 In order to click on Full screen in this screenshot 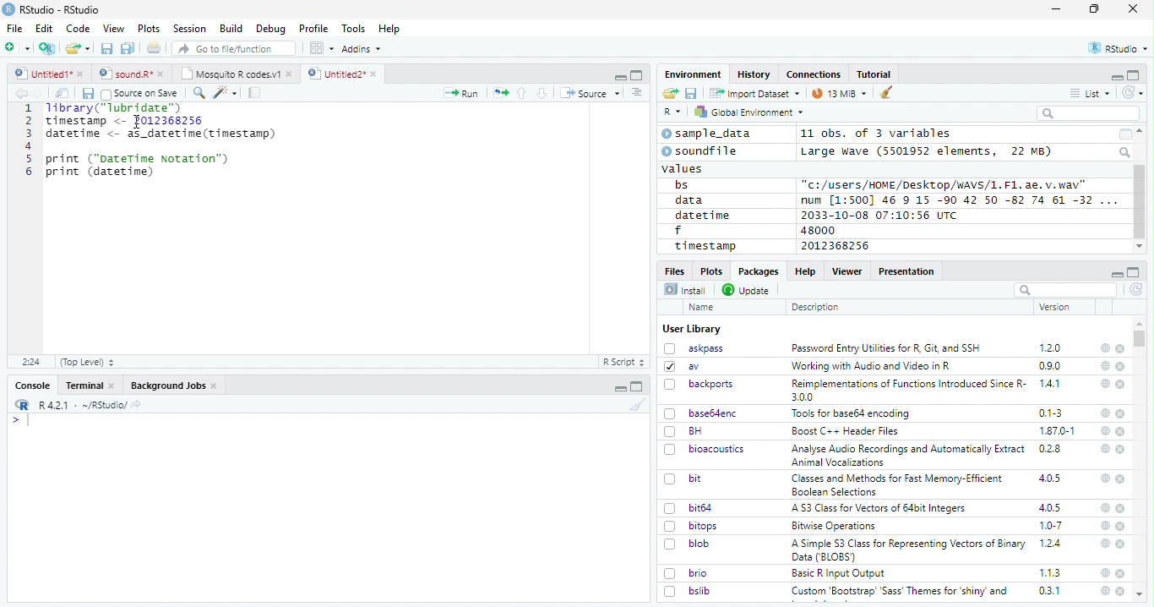, I will do `click(637, 386)`.